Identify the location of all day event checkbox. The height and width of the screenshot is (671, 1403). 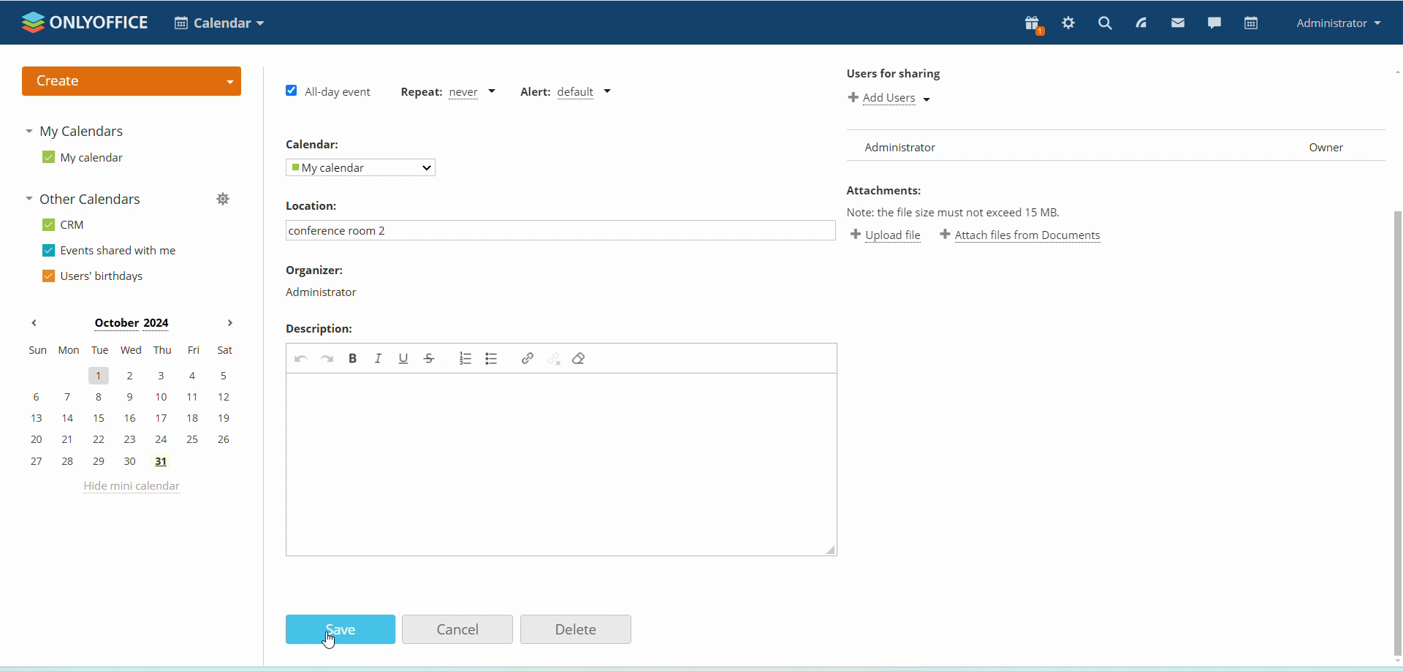
(328, 89).